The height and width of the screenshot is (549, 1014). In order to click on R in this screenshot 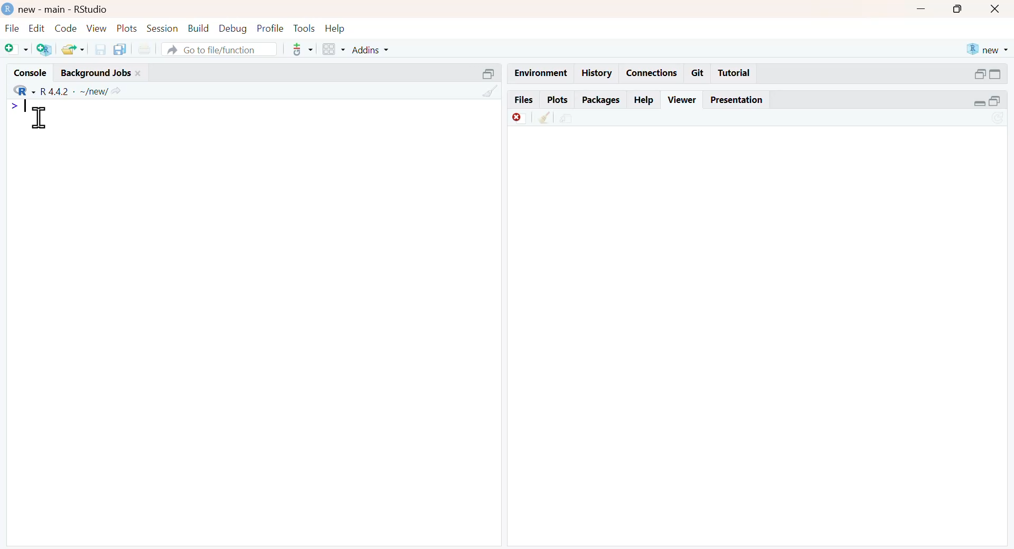, I will do `click(25, 90)`.